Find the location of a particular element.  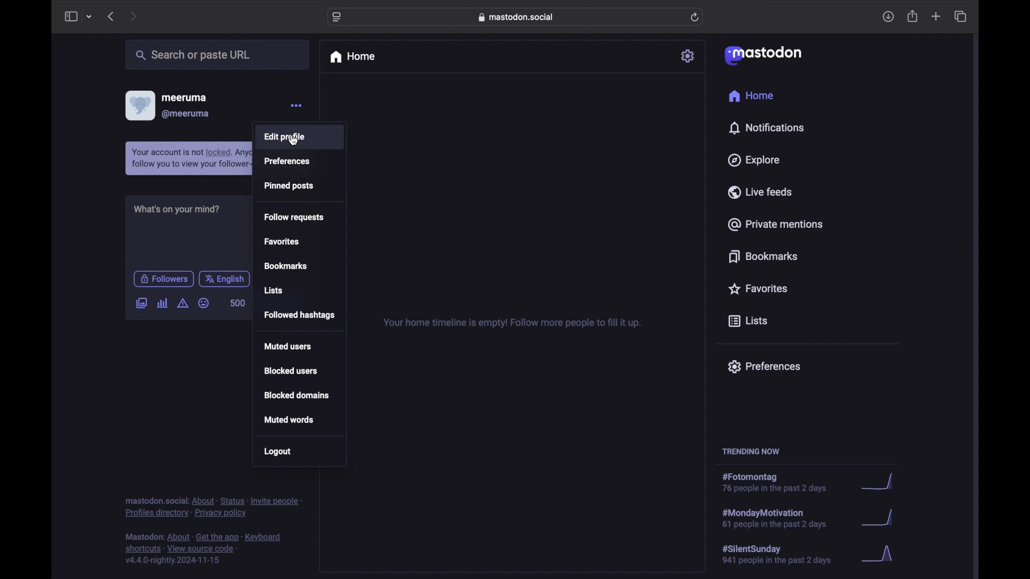

followers is located at coordinates (163, 278).